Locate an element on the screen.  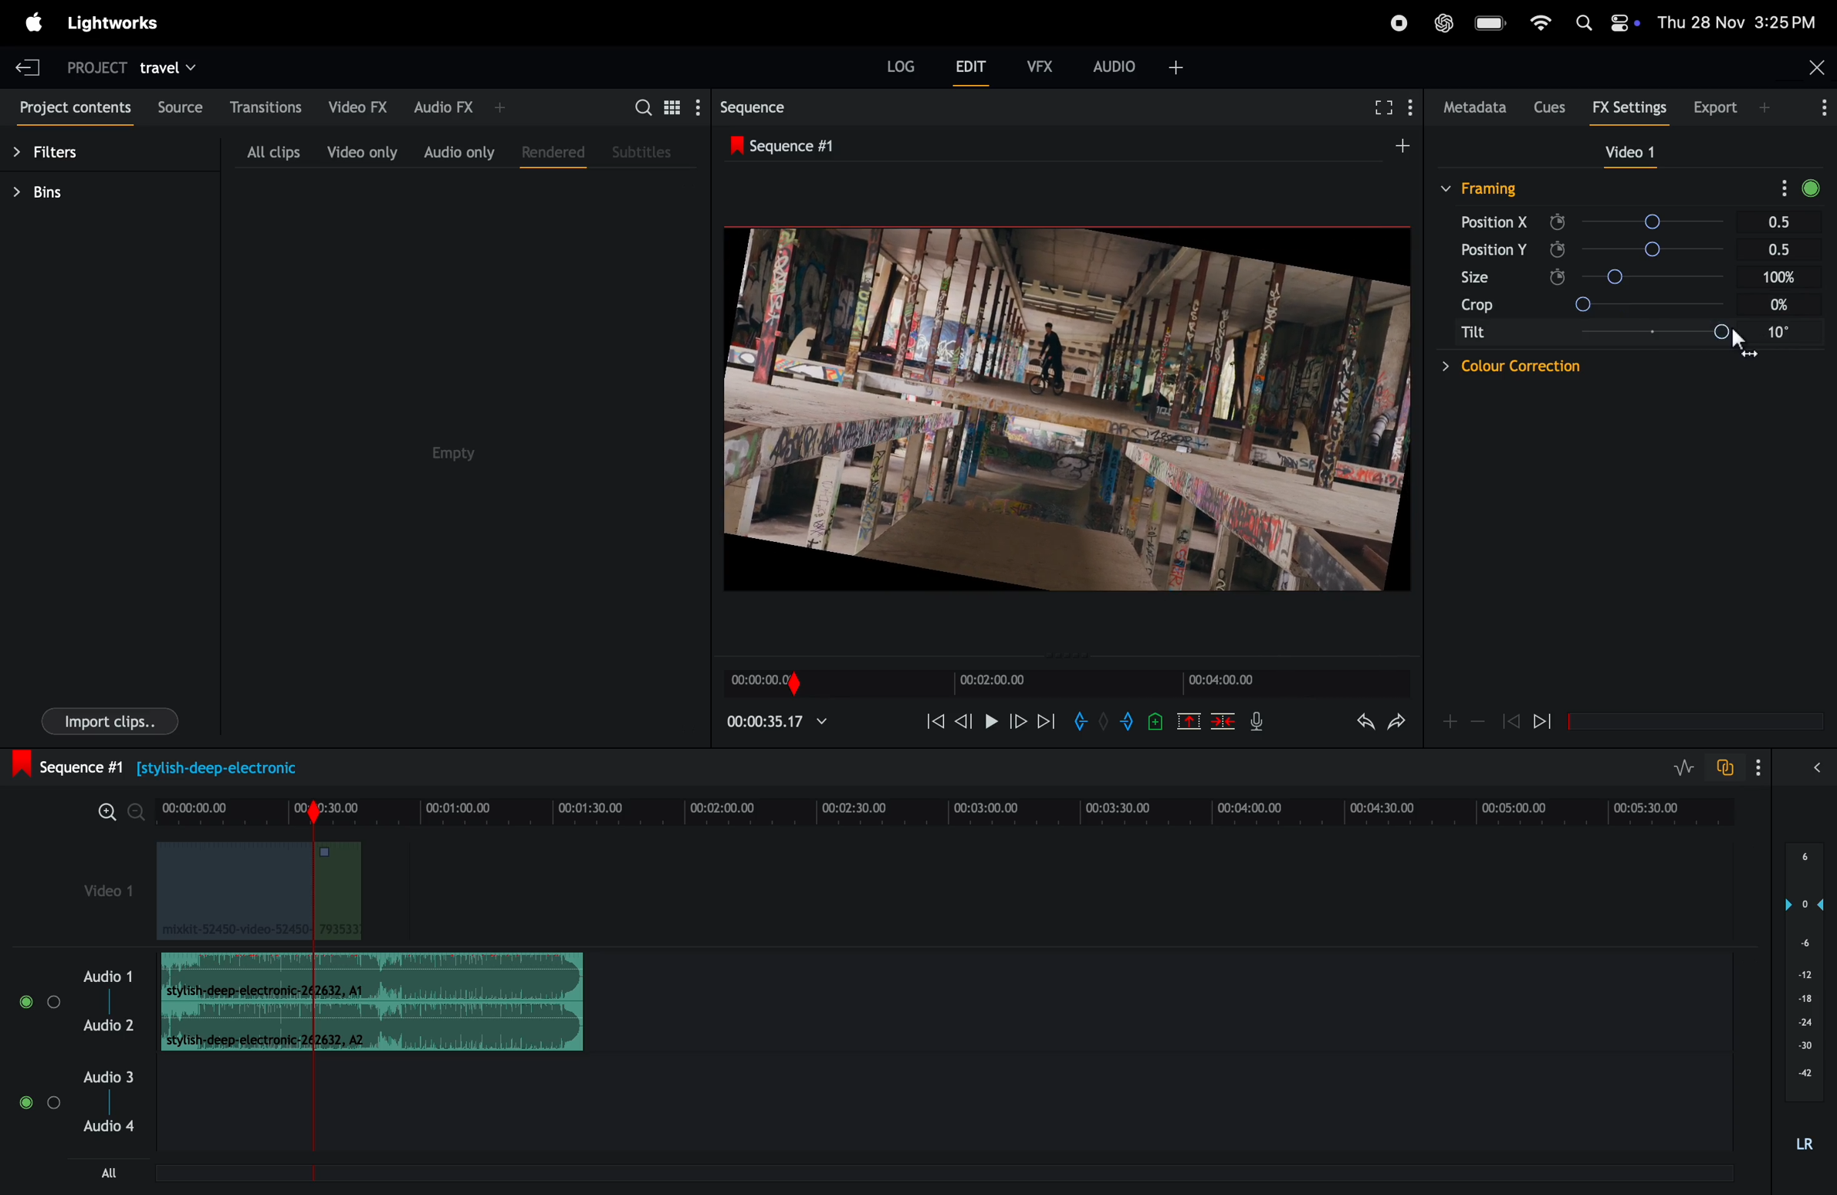
video Fx is located at coordinates (357, 105).